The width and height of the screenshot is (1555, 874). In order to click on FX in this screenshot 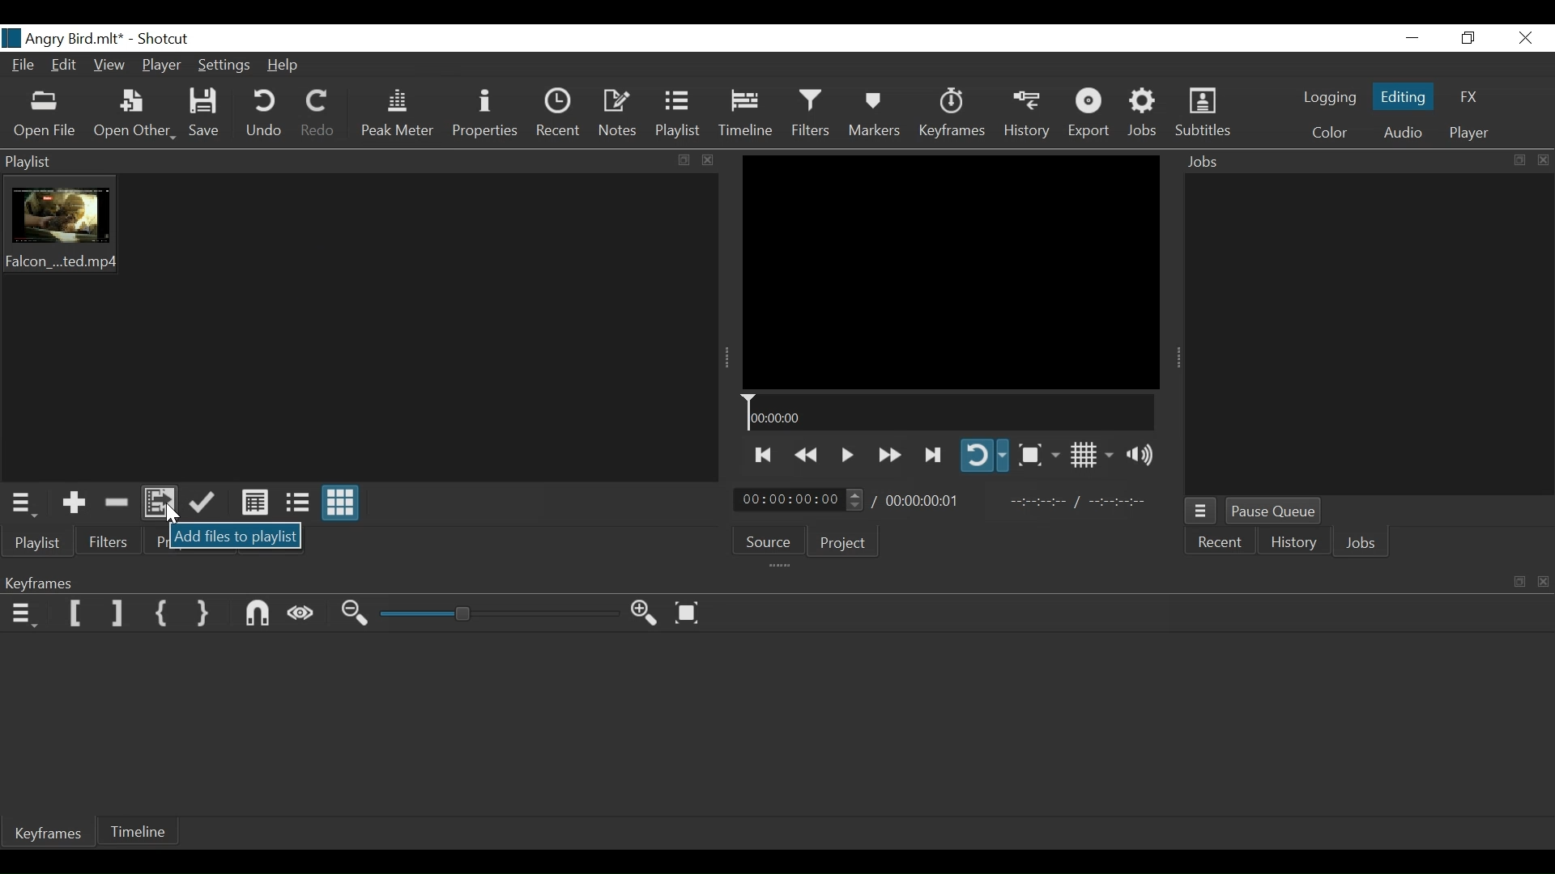, I will do `click(1468, 97)`.